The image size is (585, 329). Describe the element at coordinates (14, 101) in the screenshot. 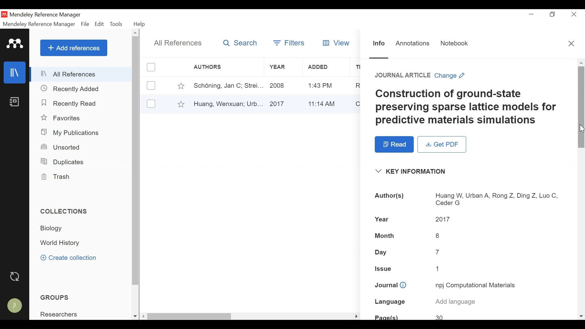

I see `Notebook` at that location.